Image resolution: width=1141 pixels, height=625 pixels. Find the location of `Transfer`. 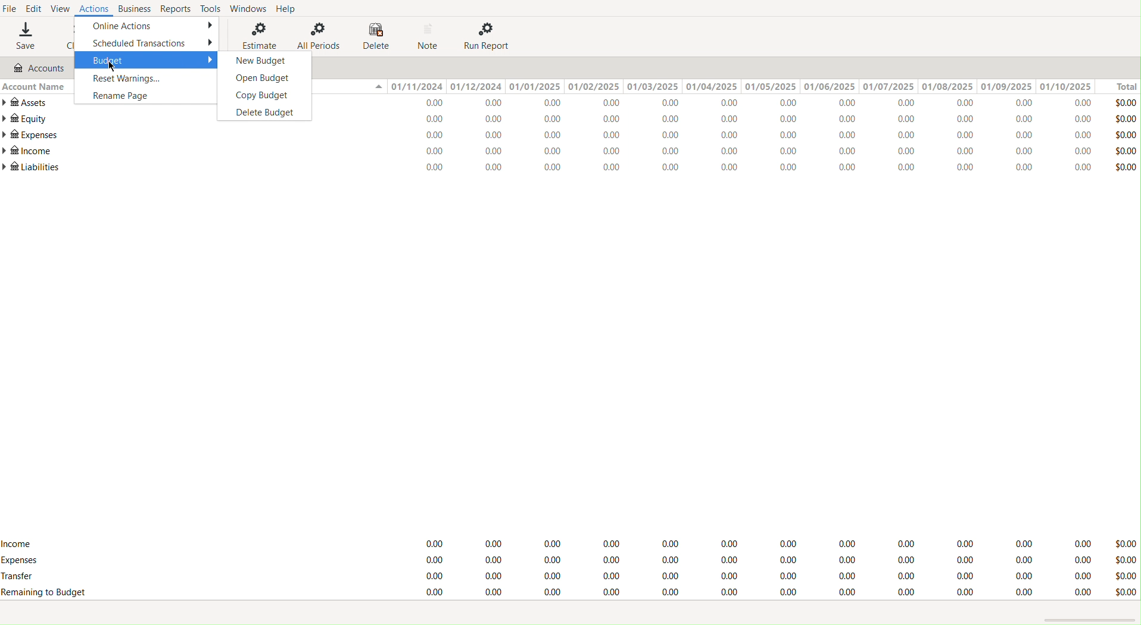

Transfer is located at coordinates (24, 577).